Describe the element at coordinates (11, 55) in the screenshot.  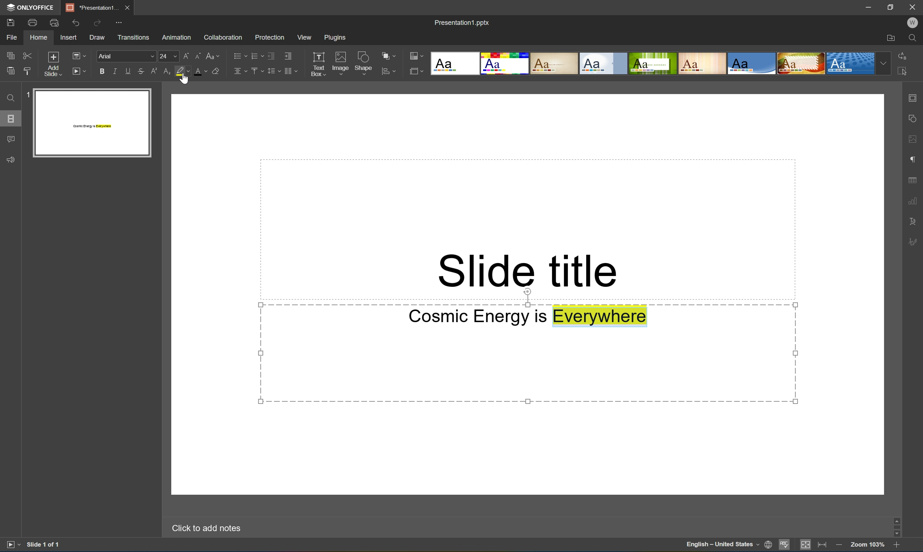
I see `Copy` at that location.